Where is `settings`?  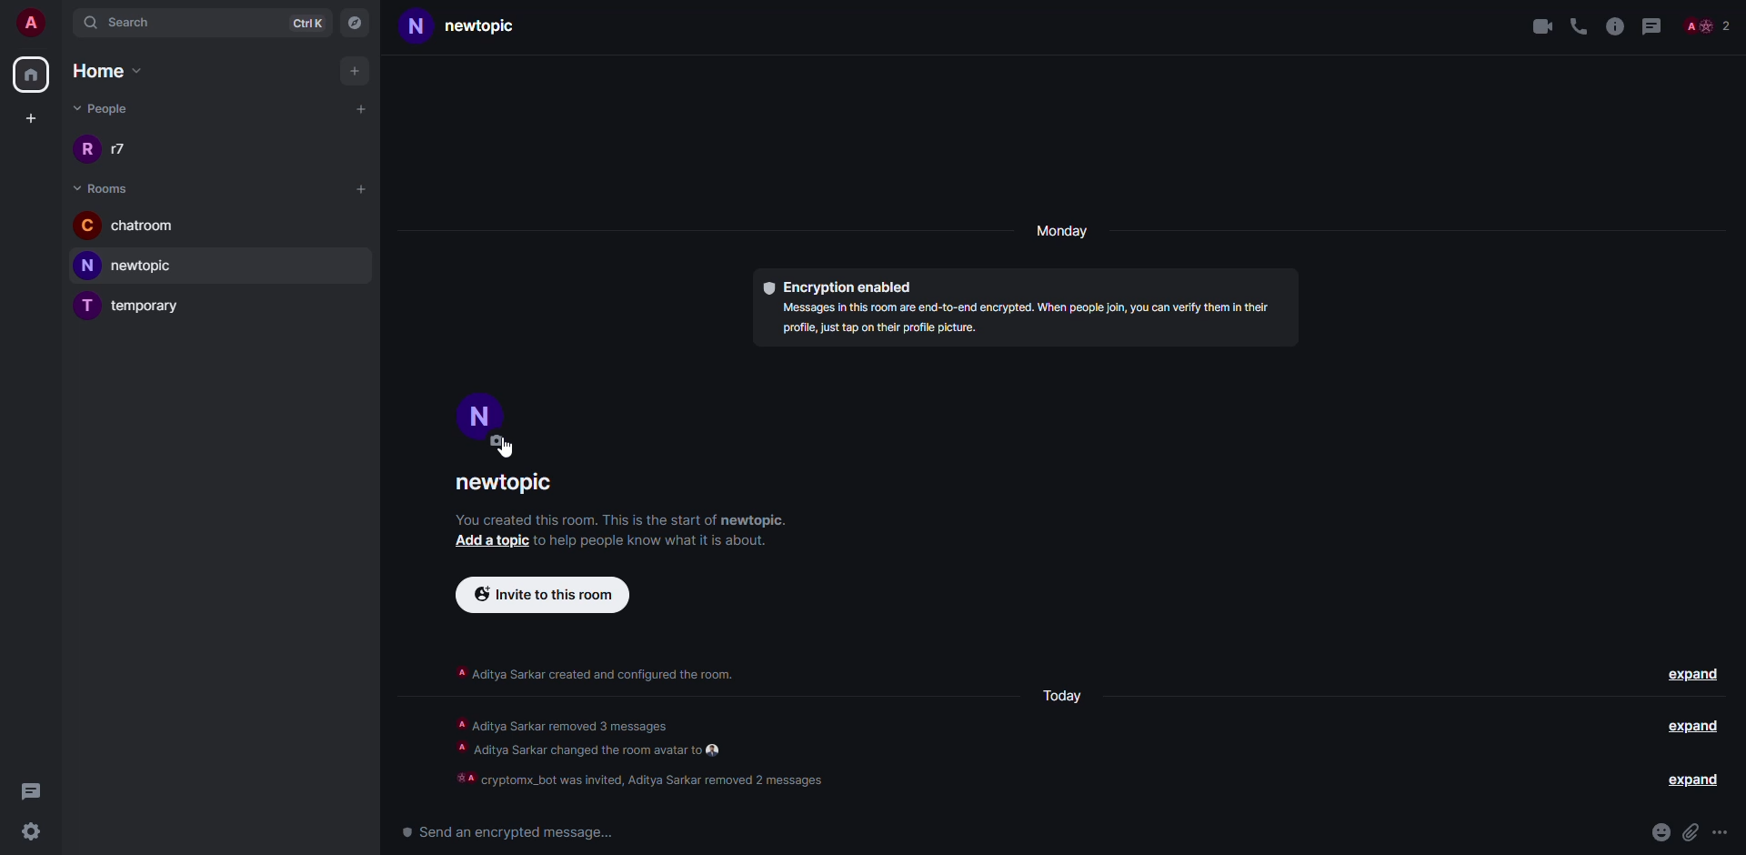 settings is located at coordinates (30, 833).